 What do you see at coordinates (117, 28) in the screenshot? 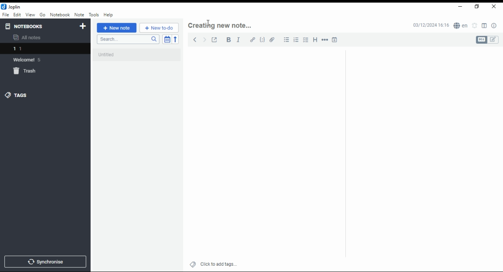
I see `new note` at bounding box center [117, 28].